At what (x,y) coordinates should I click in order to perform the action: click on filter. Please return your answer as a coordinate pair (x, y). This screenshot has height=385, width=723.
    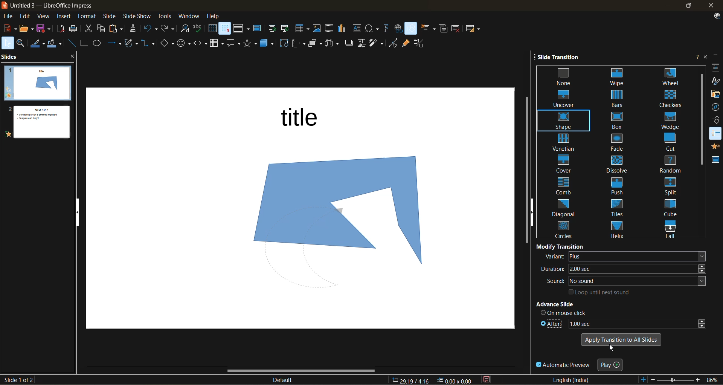
    Looking at the image, I should click on (377, 43).